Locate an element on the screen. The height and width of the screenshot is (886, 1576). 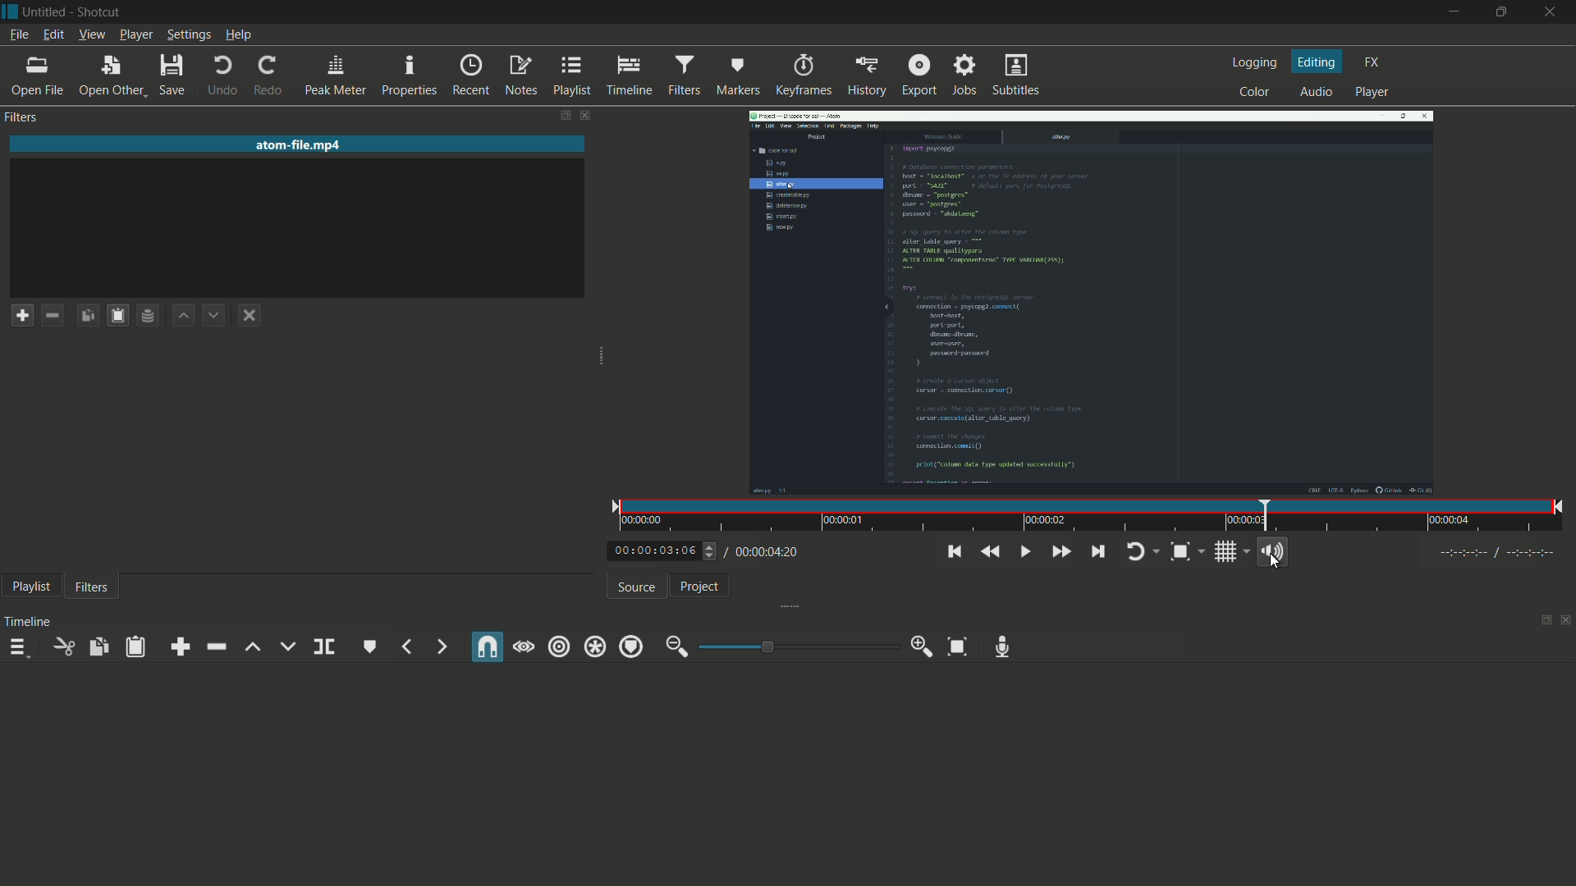
toggle grid is located at coordinates (1228, 552).